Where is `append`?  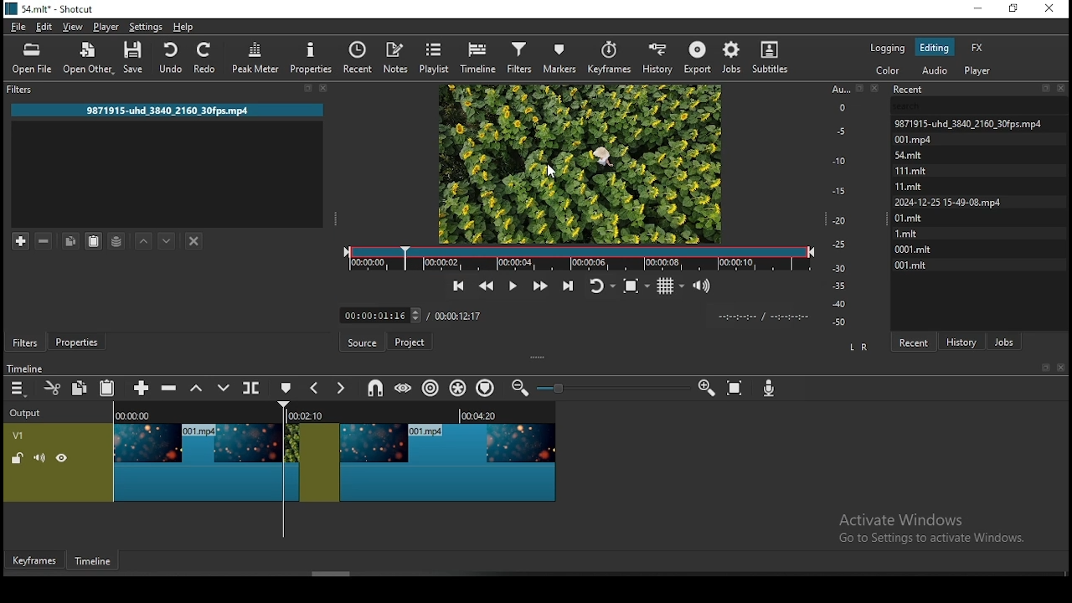 append is located at coordinates (142, 388).